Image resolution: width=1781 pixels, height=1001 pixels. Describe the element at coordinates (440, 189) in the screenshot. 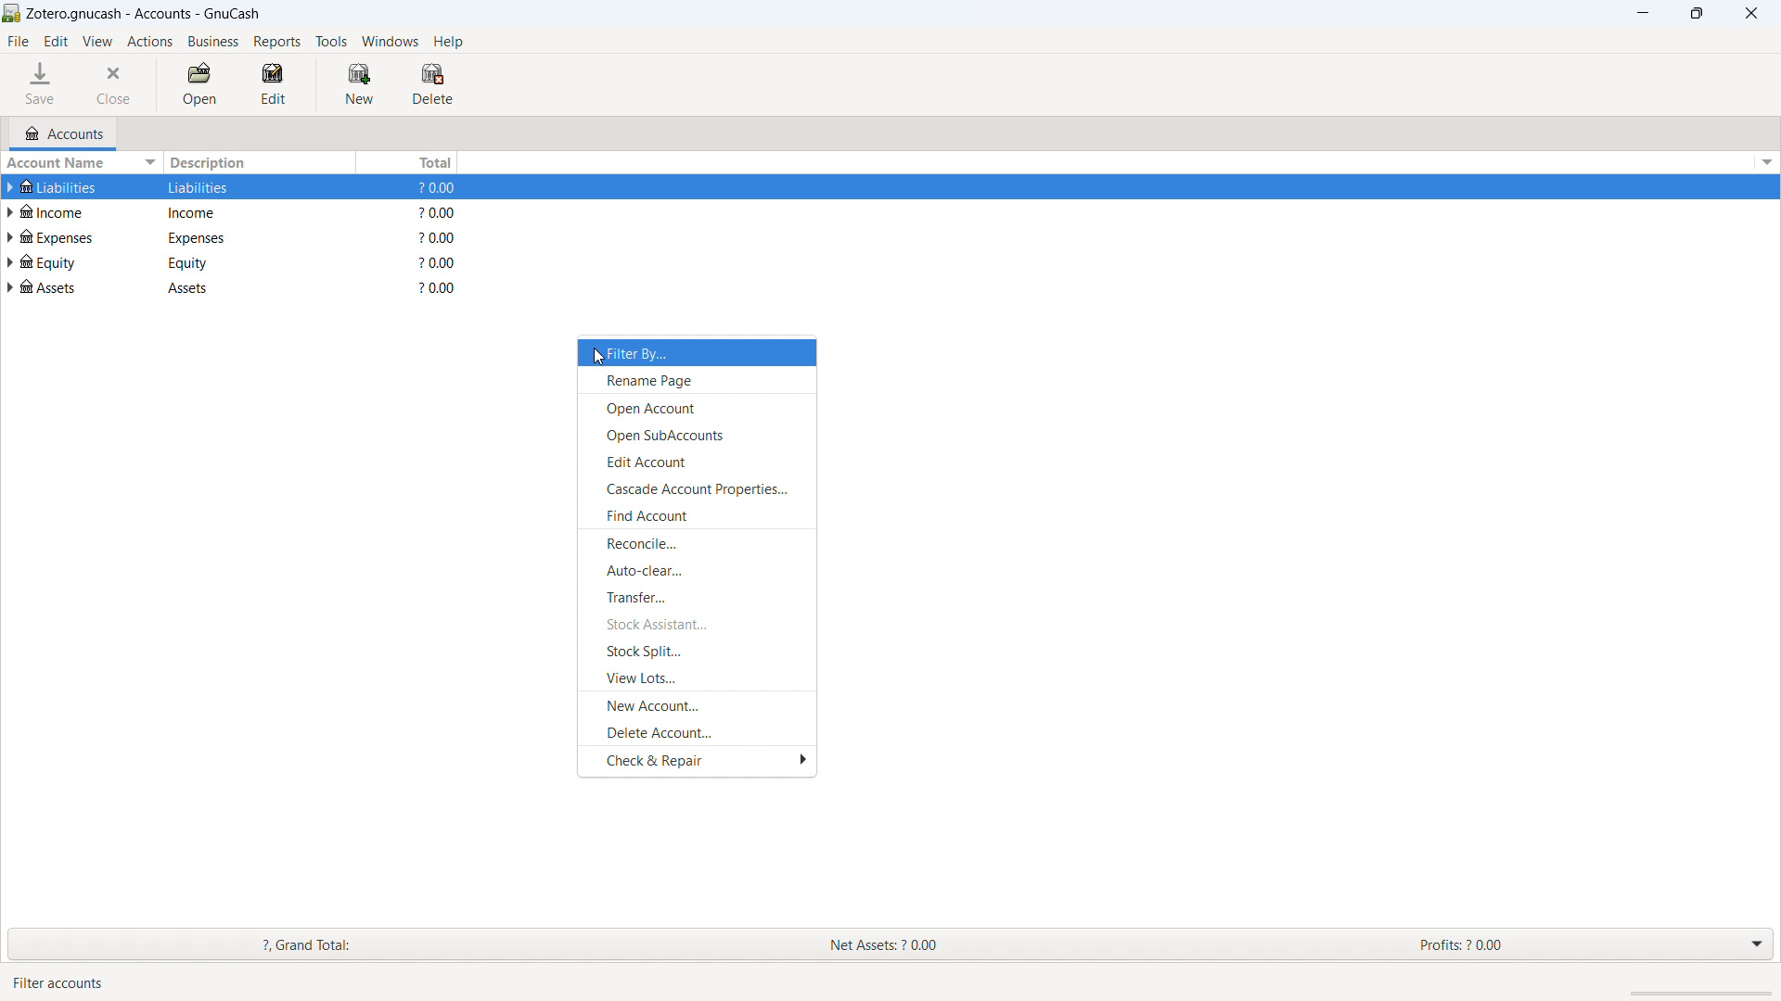

I see `$0.00` at that location.